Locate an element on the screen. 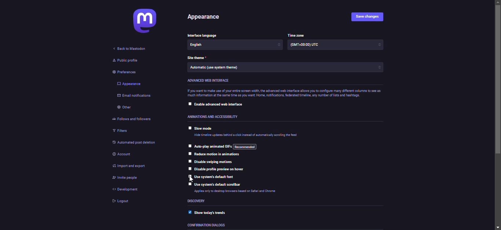  follows and followers is located at coordinates (135, 119).